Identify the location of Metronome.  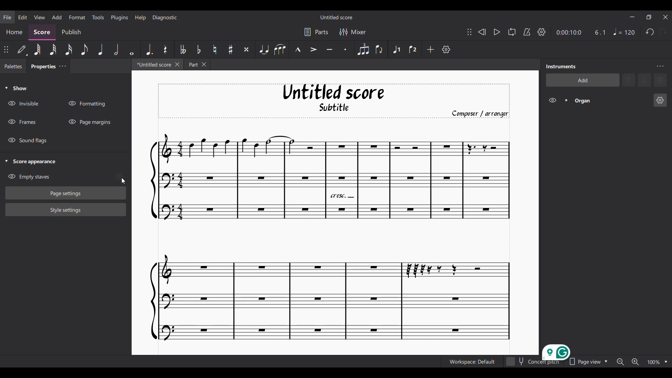
(527, 32).